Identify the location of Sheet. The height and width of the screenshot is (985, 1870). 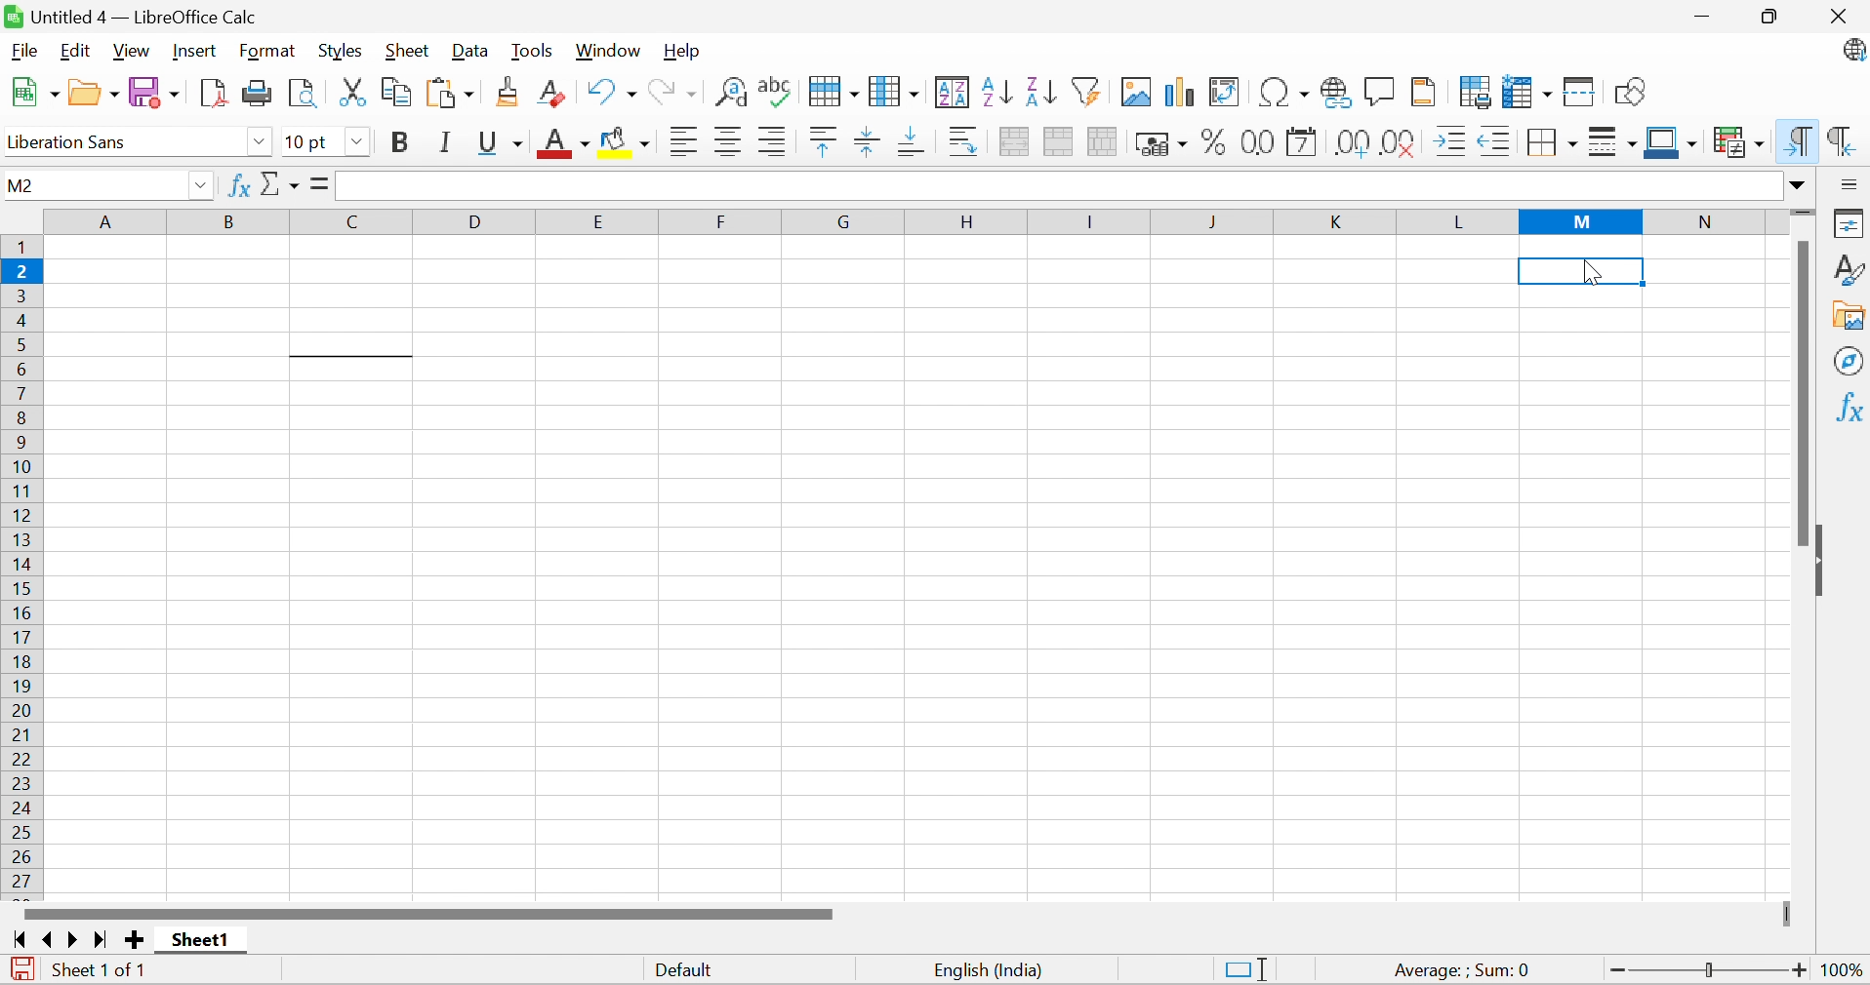
(408, 51).